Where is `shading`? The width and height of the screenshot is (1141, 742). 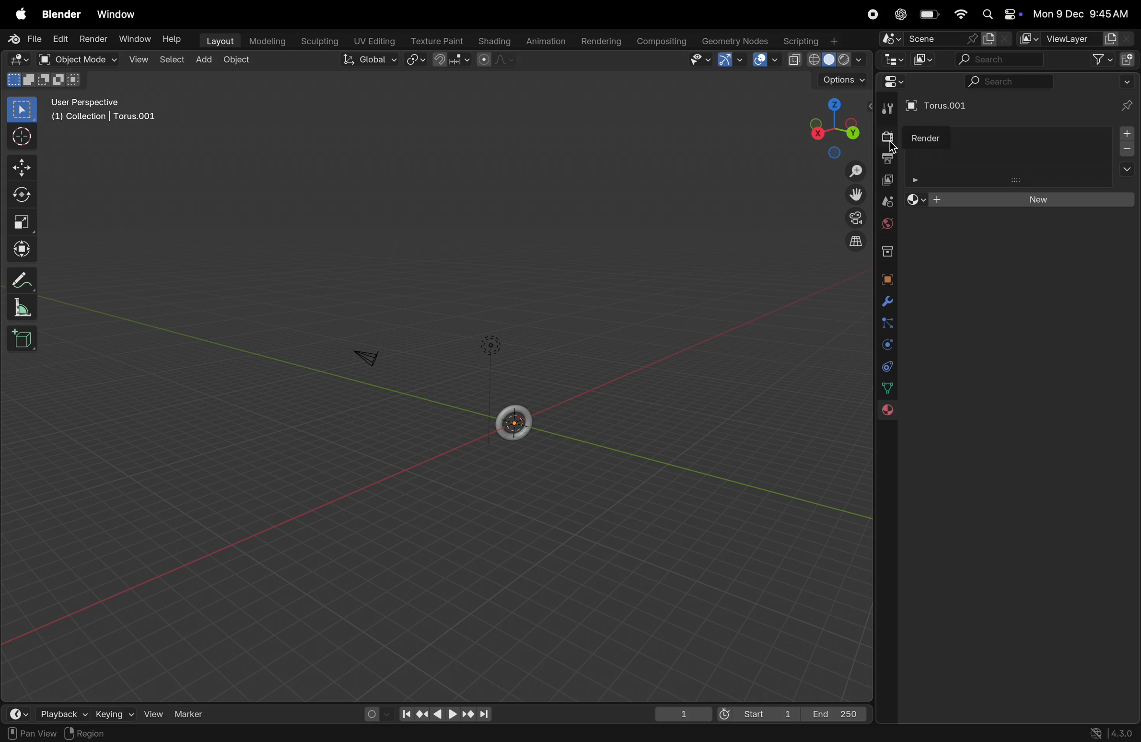 shading is located at coordinates (825, 60).